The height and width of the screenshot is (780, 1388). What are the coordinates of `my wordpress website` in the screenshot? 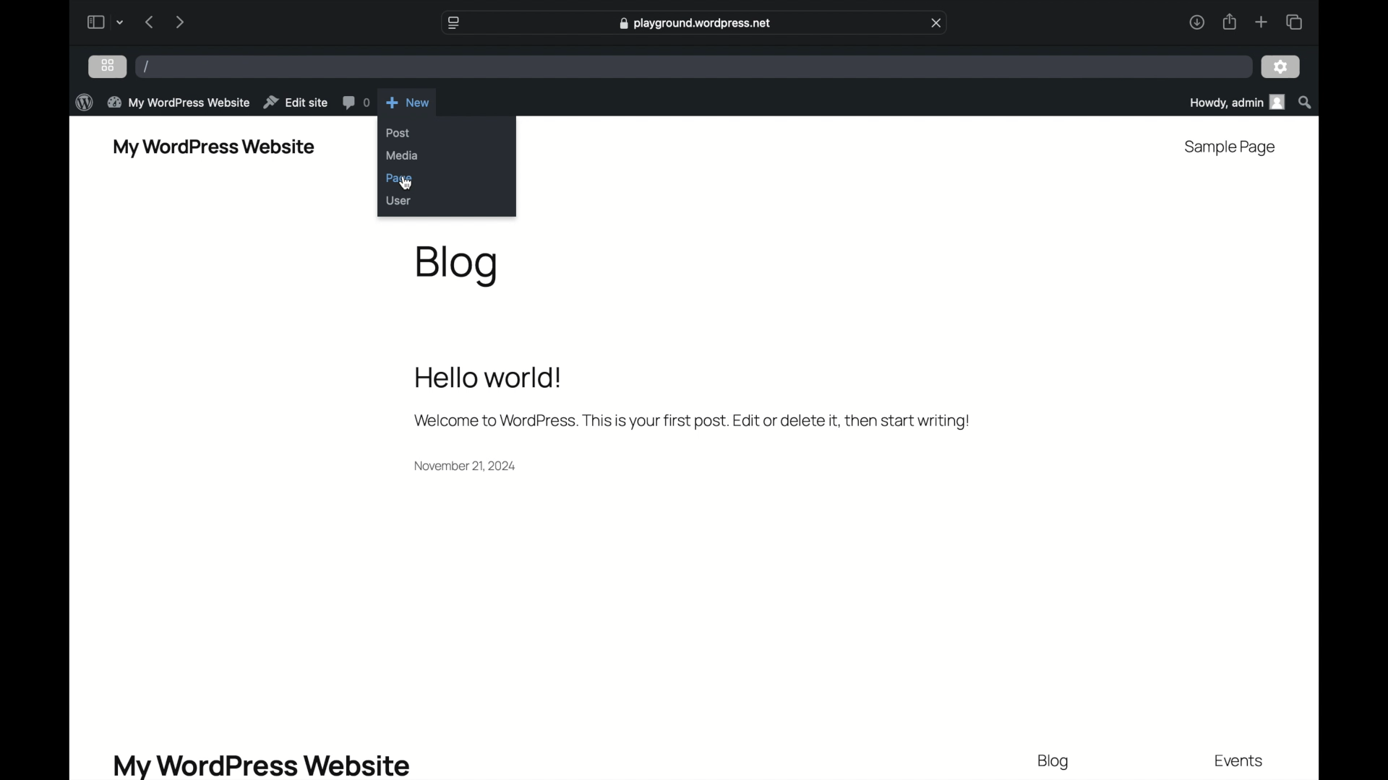 It's located at (178, 103).